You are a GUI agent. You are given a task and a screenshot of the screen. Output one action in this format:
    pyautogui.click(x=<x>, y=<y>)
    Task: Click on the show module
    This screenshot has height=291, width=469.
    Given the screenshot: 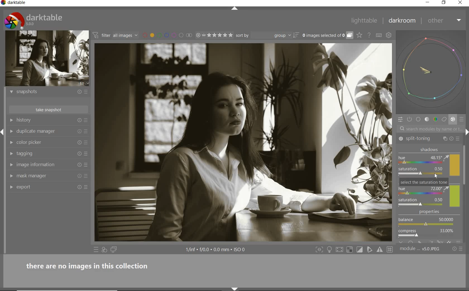 What is the action you would take?
    pyautogui.click(x=10, y=164)
    